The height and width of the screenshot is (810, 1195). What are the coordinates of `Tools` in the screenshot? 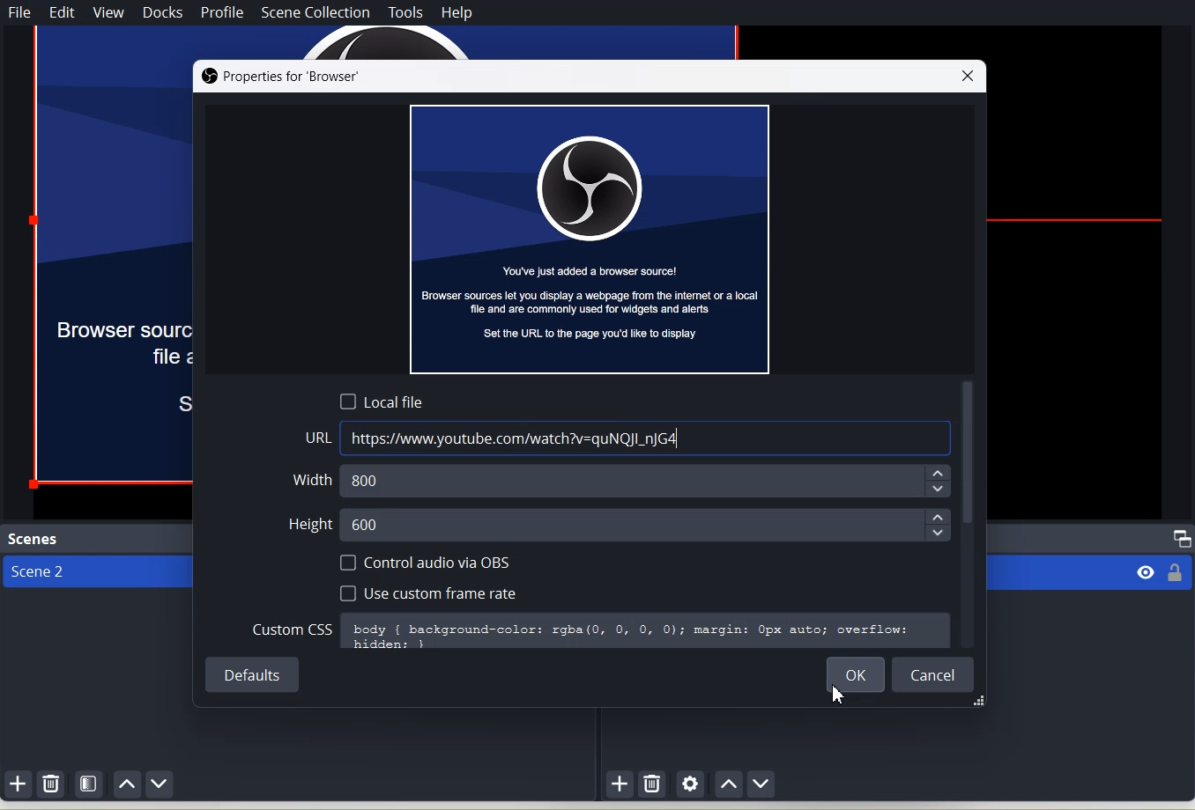 It's located at (407, 11).